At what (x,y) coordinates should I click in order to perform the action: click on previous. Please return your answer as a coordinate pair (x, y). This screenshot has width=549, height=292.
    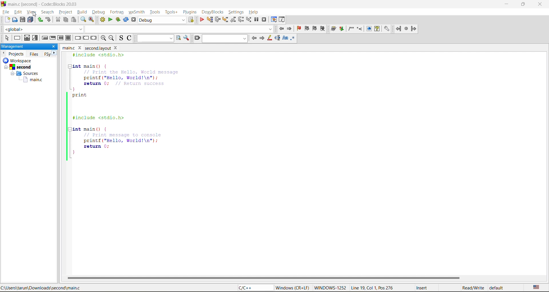
    Looking at the image, I should click on (4, 53).